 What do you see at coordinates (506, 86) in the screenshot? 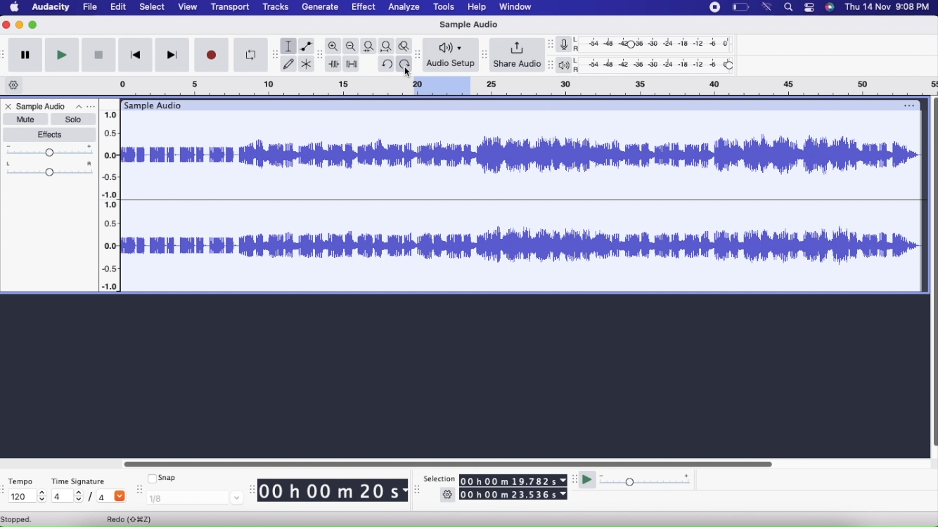
I see `Click and drag to define a looping region` at bounding box center [506, 86].